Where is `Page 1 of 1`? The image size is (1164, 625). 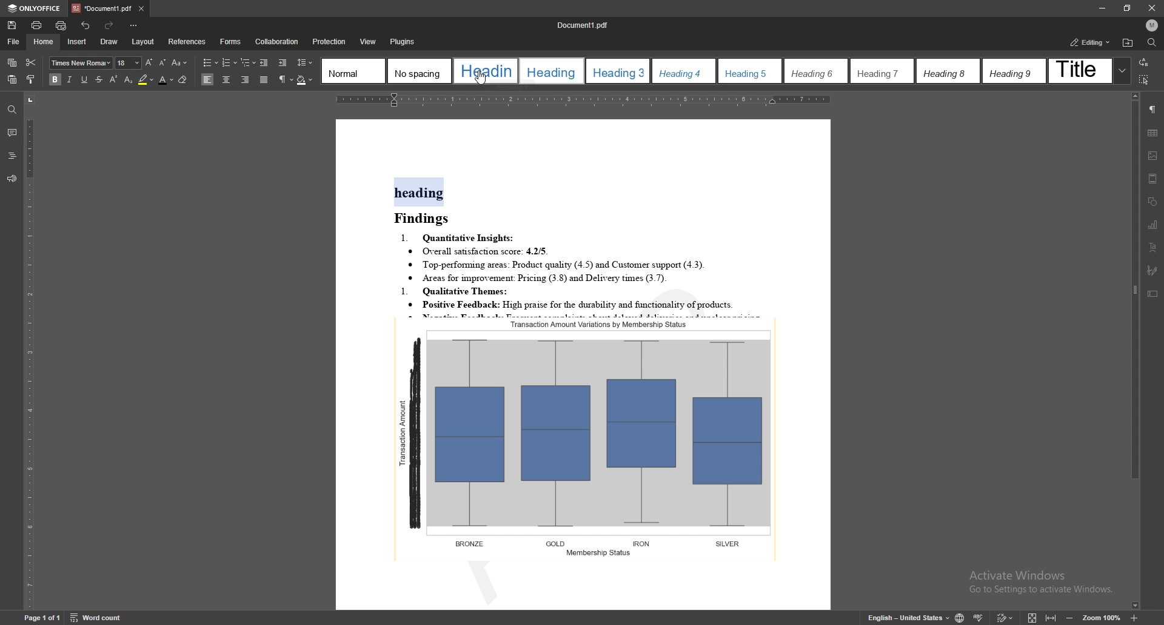
Page 1 of 1 is located at coordinates (32, 619).